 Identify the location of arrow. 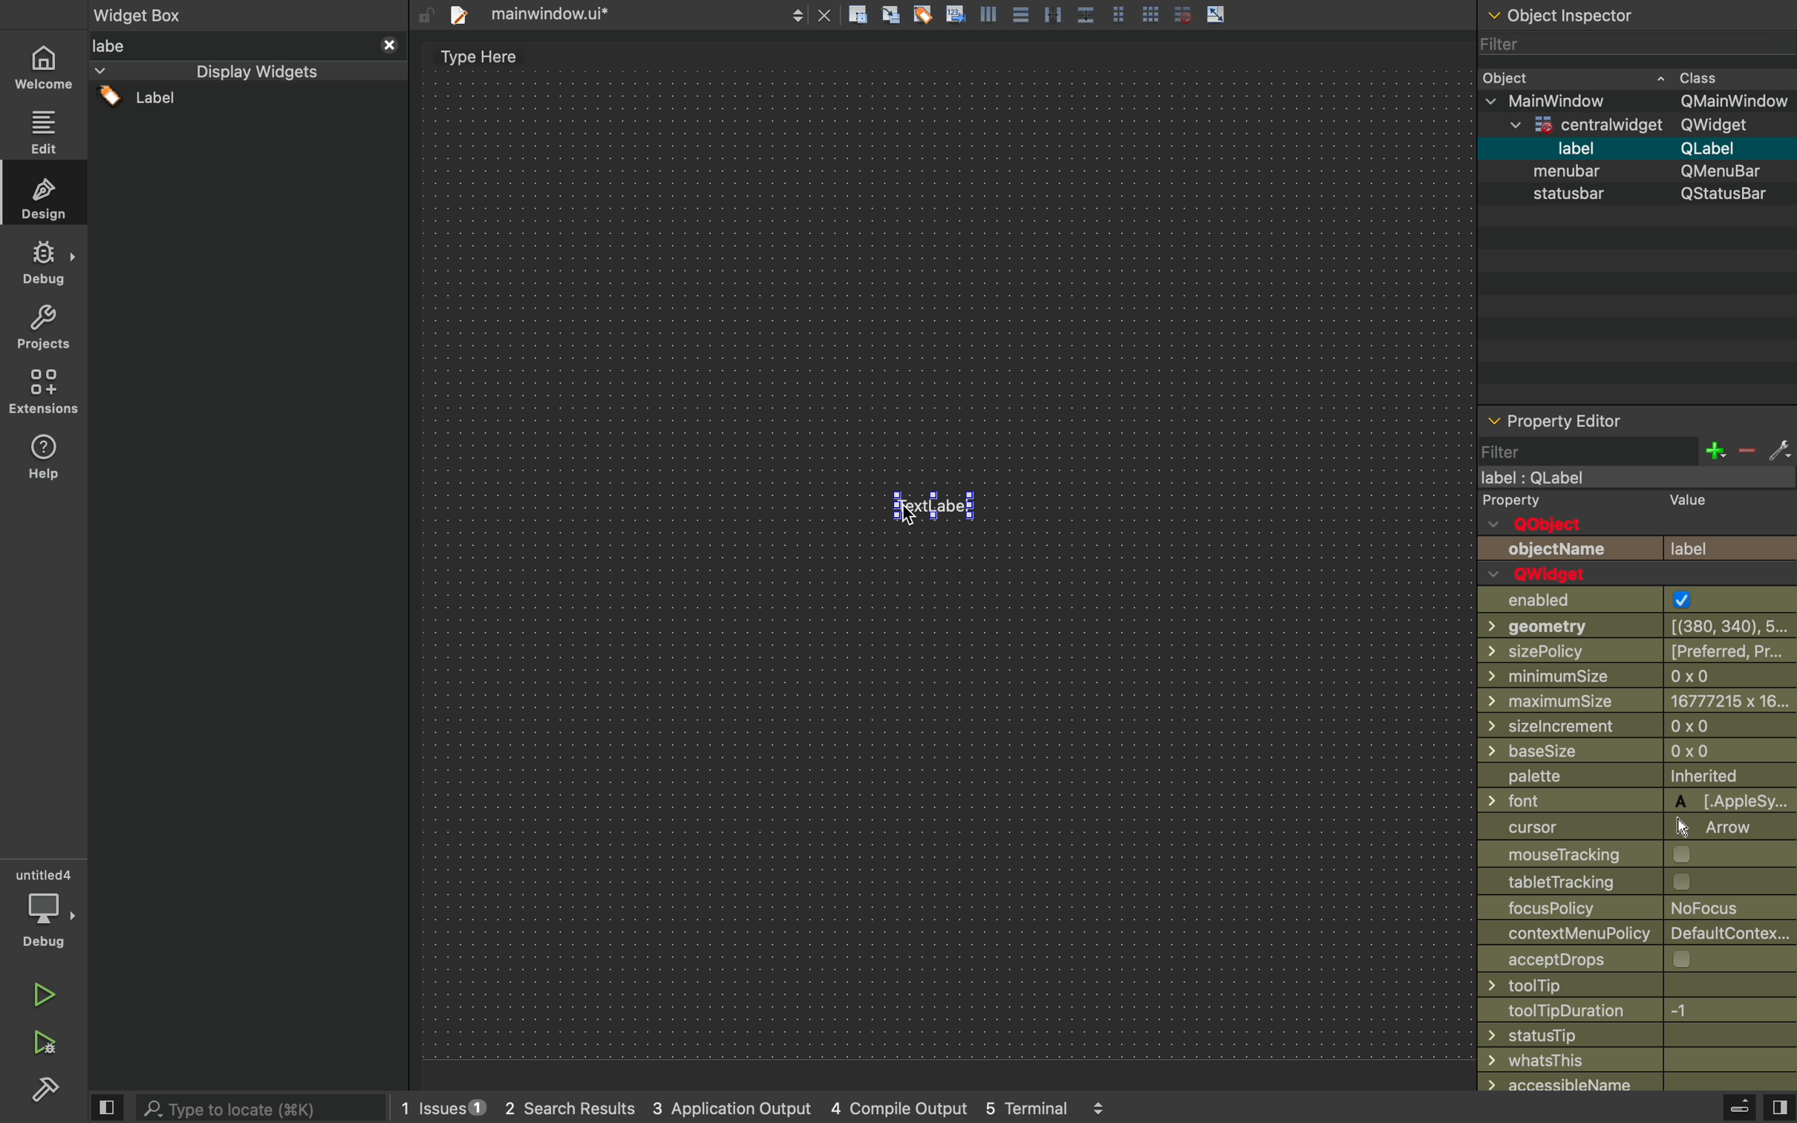
(1218, 13).